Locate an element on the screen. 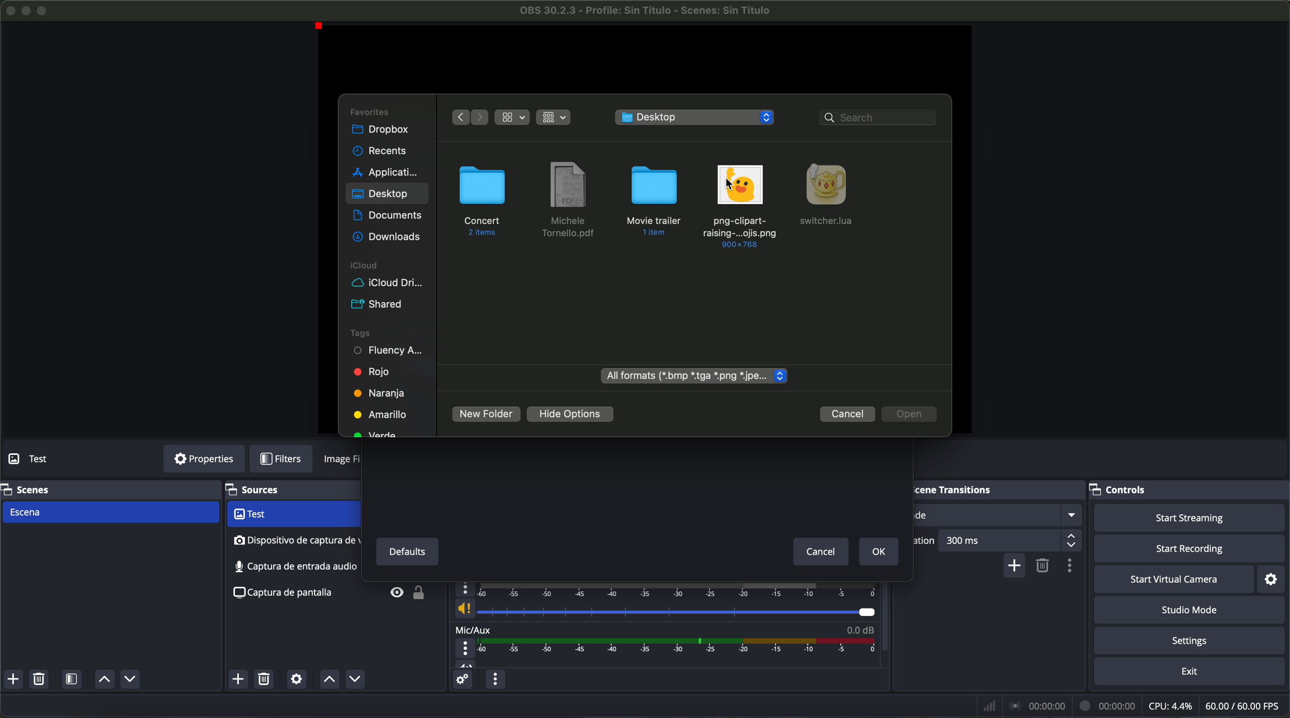  vol is located at coordinates (664, 609).